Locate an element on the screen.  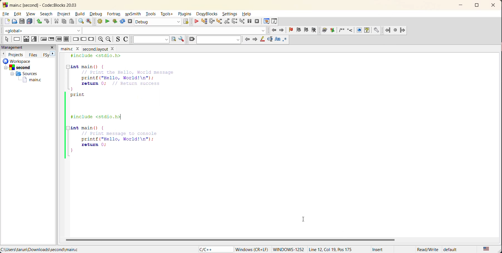
windows is located at coordinates (288, 249).